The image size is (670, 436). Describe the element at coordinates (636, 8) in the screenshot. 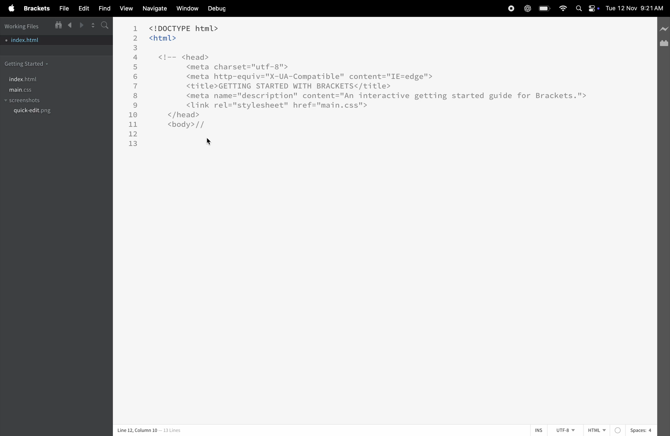

I see `date and time` at that location.